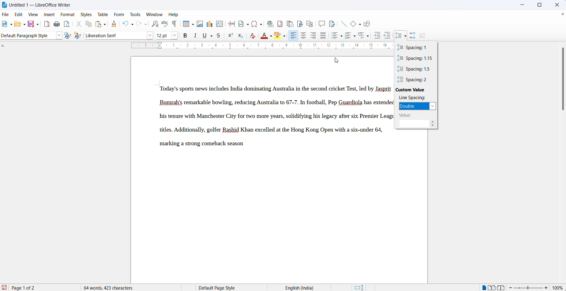 The image size is (566, 291). I want to click on underline options, so click(211, 36).